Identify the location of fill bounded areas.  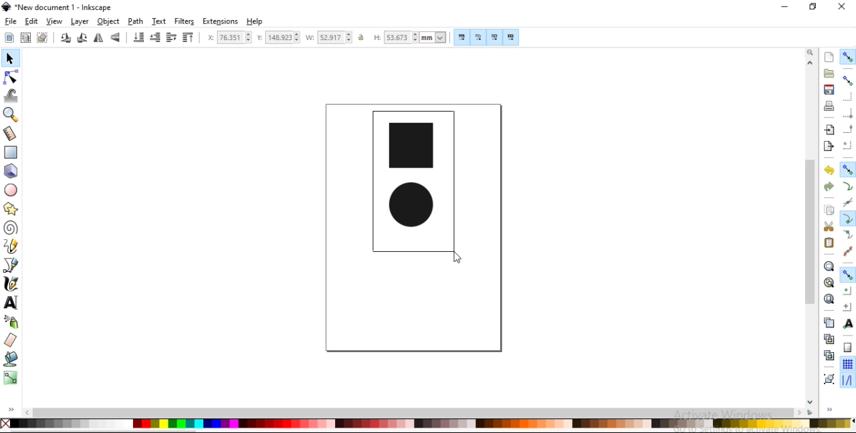
(11, 359).